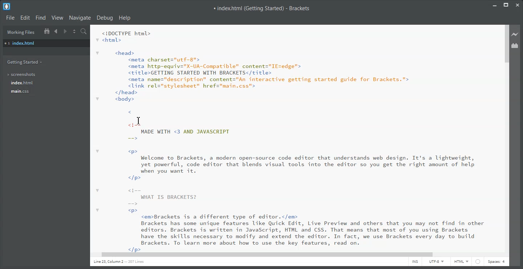 The height and width of the screenshot is (269, 523). Describe the element at coordinates (84, 32) in the screenshot. I see `Find In files` at that location.